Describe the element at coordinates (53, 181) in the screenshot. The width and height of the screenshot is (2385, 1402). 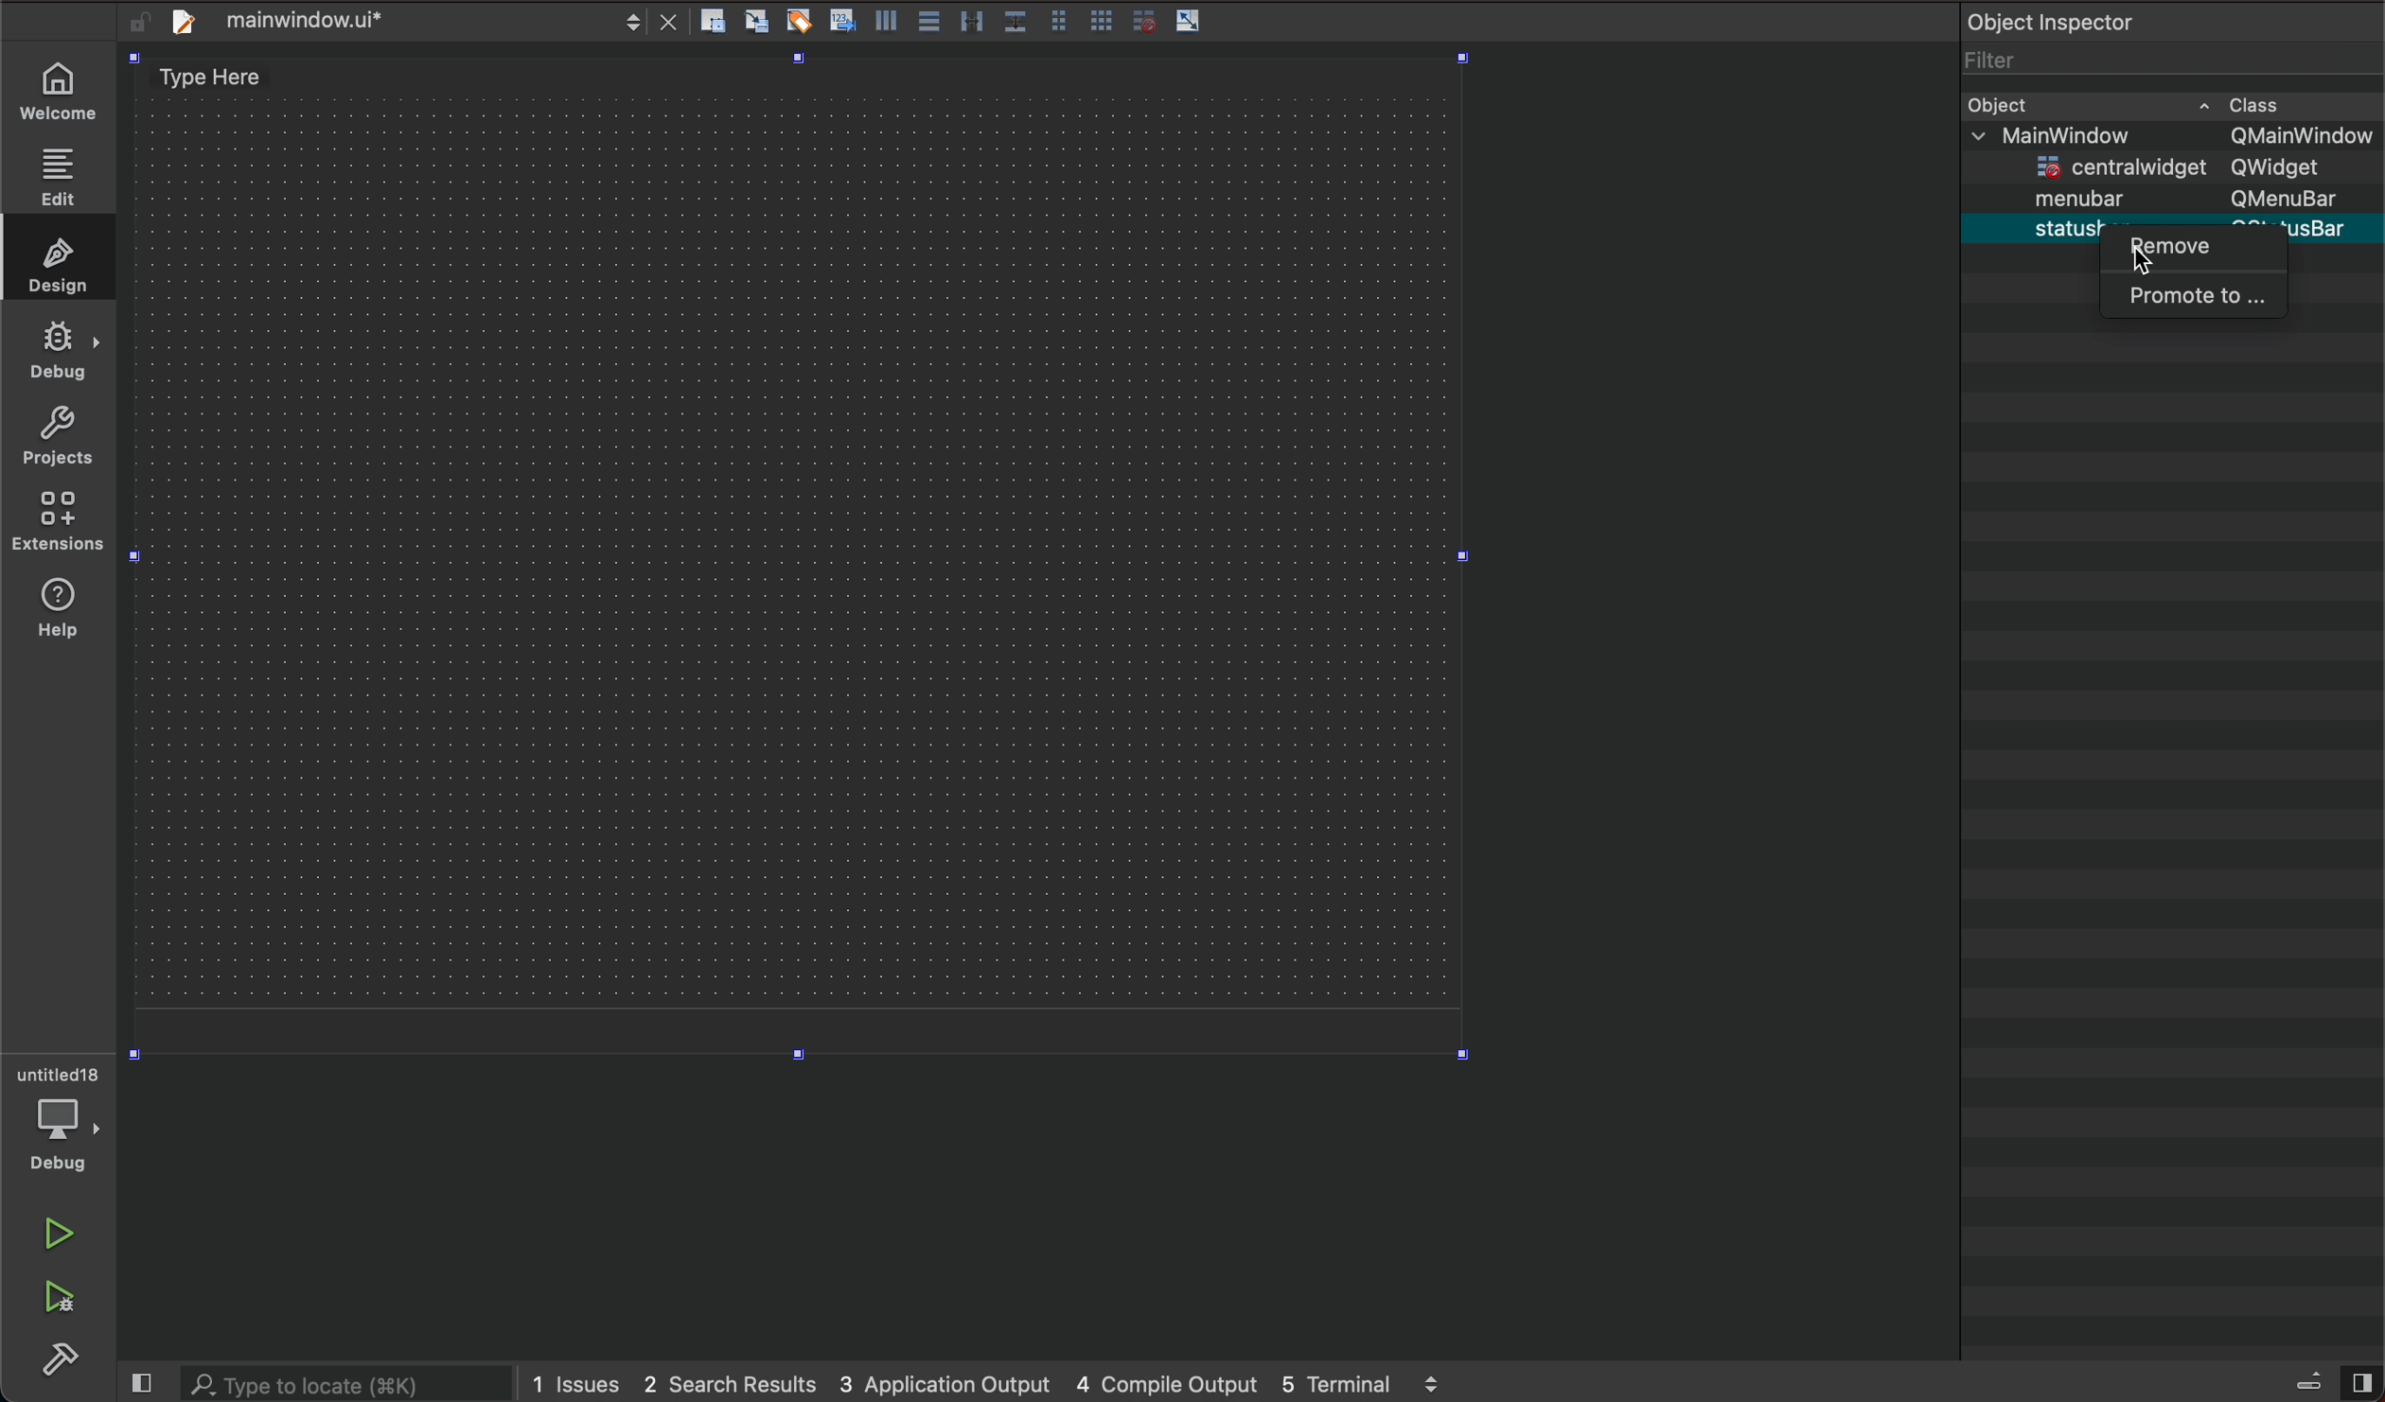
I see `edit` at that location.